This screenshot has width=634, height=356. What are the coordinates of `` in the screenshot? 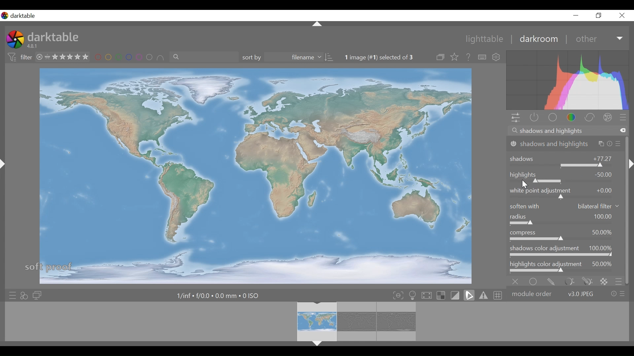 It's located at (631, 171).